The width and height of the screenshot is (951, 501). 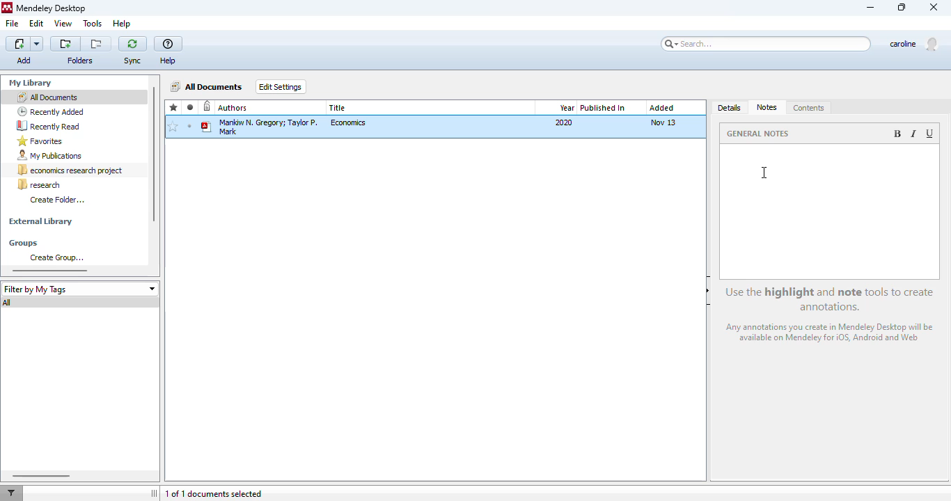 I want to click on my publications, so click(x=50, y=156).